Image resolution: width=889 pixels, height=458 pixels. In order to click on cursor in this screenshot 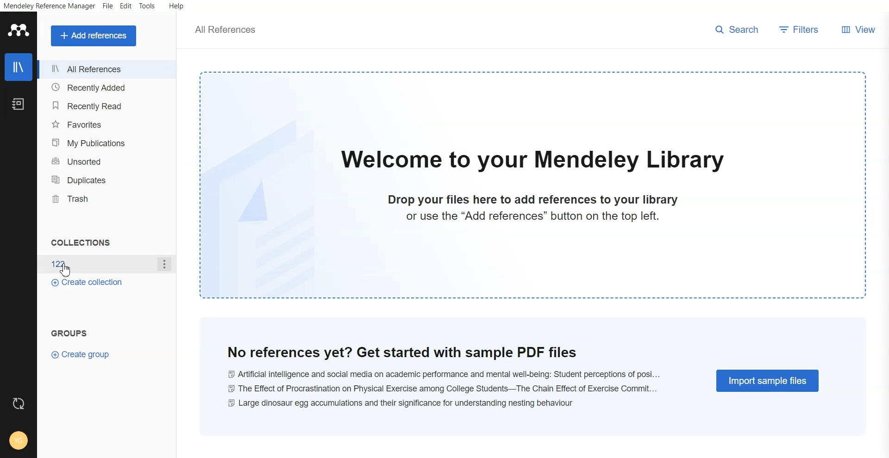, I will do `click(67, 271)`.